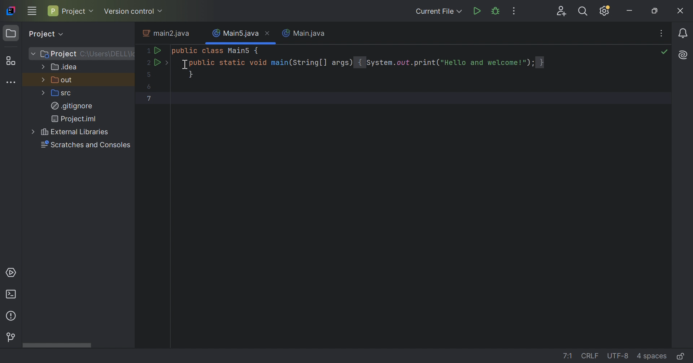  I want to click on More, so click(43, 92).